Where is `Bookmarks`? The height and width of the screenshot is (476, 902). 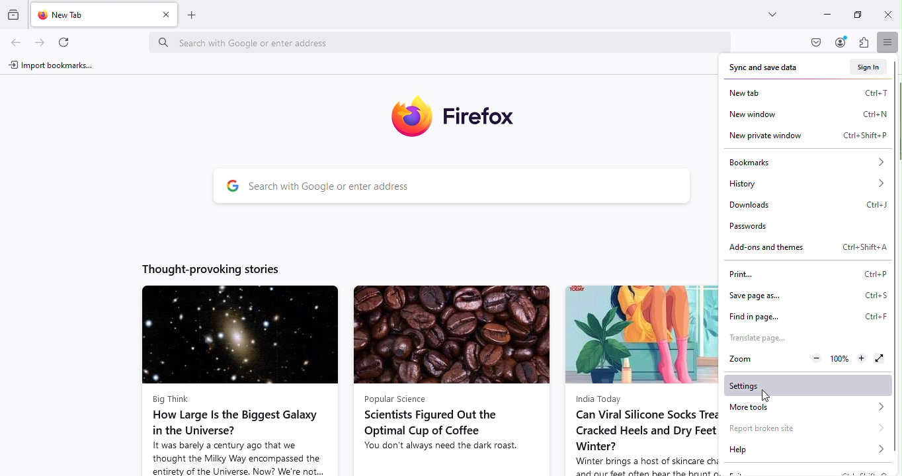 Bookmarks is located at coordinates (803, 161).